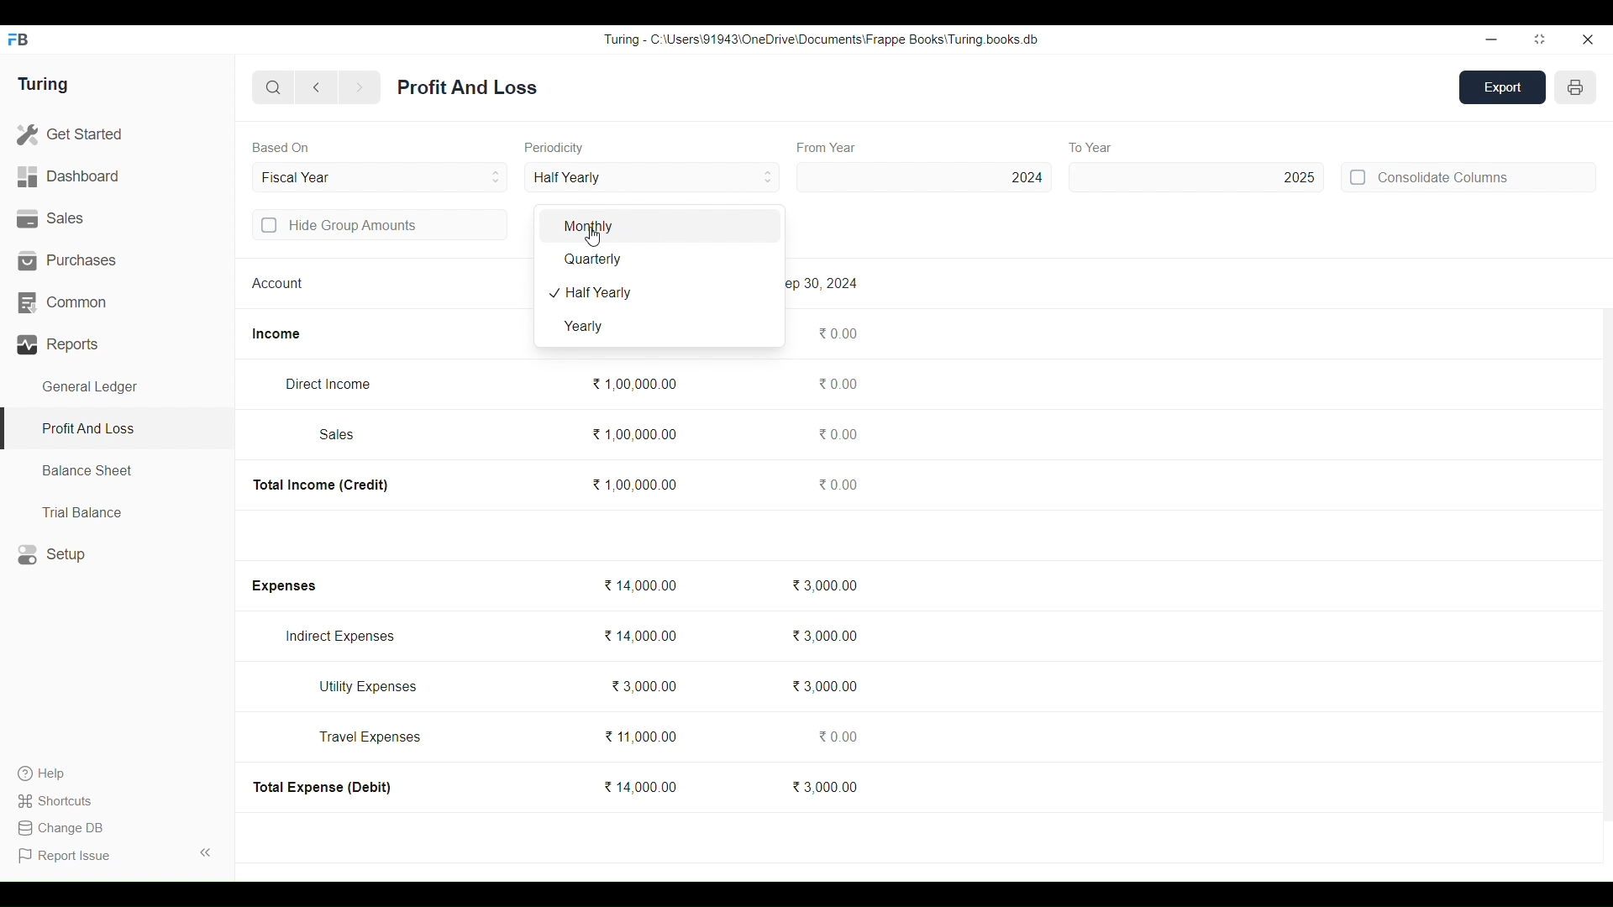  I want to click on Trial Balance, so click(118, 511).